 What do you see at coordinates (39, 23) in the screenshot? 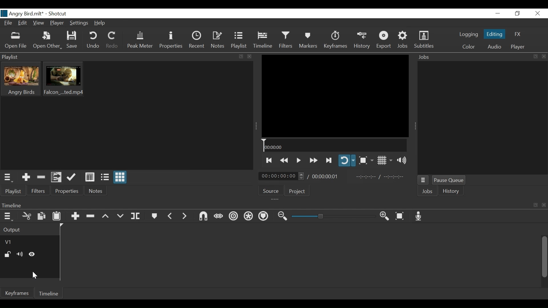
I see `View` at bounding box center [39, 23].